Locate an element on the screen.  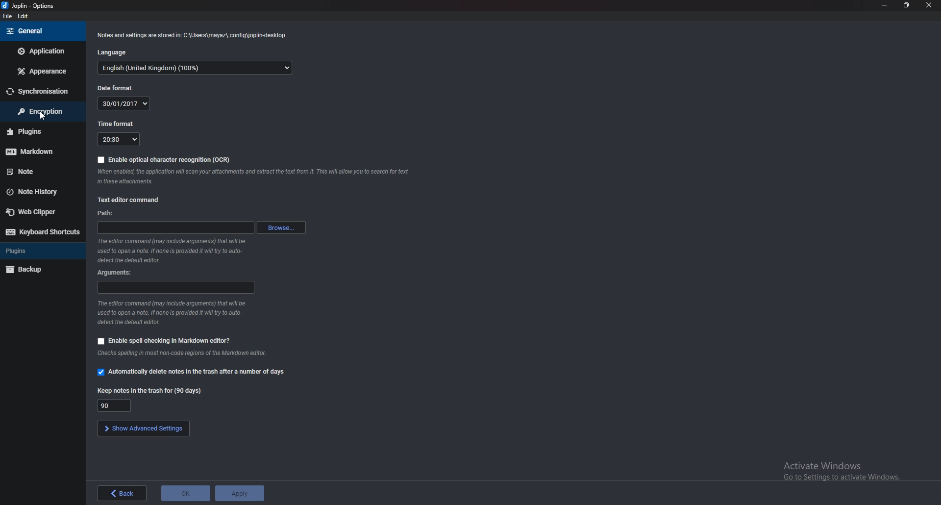
plugins is located at coordinates (41, 251).